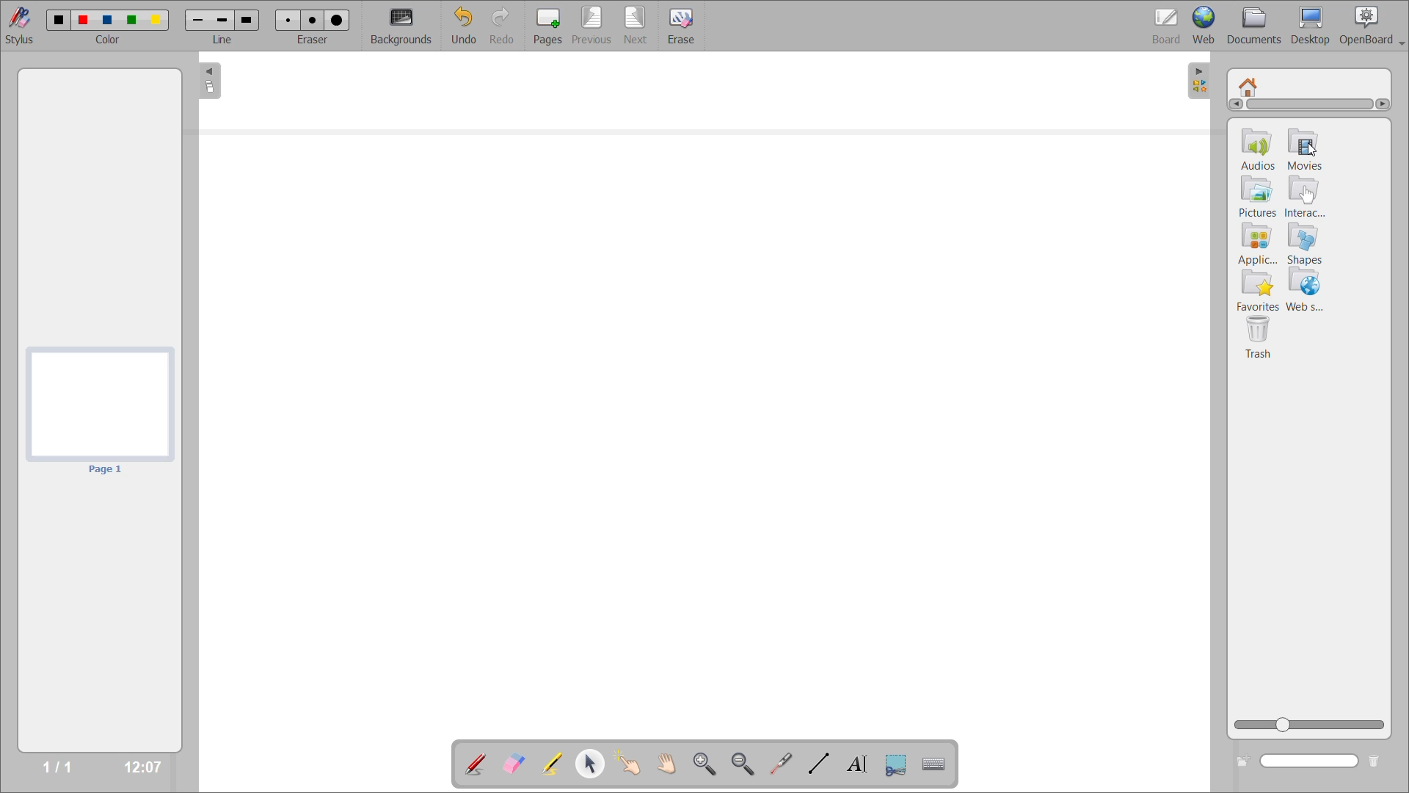 The height and width of the screenshot is (793, 1409). I want to click on eraser 1, so click(286, 19).